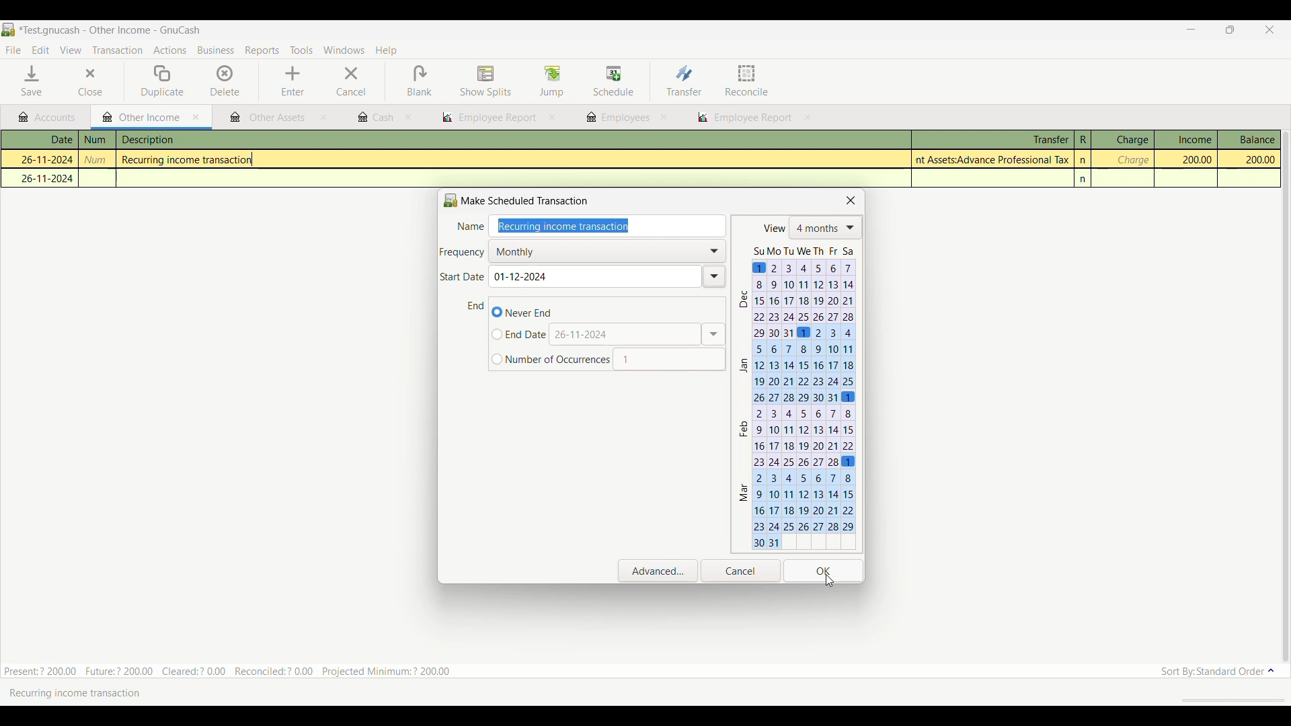 The width and height of the screenshot is (1291, 726). What do you see at coordinates (419, 81) in the screenshot?
I see `Blank` at bounding box center [419, 81].